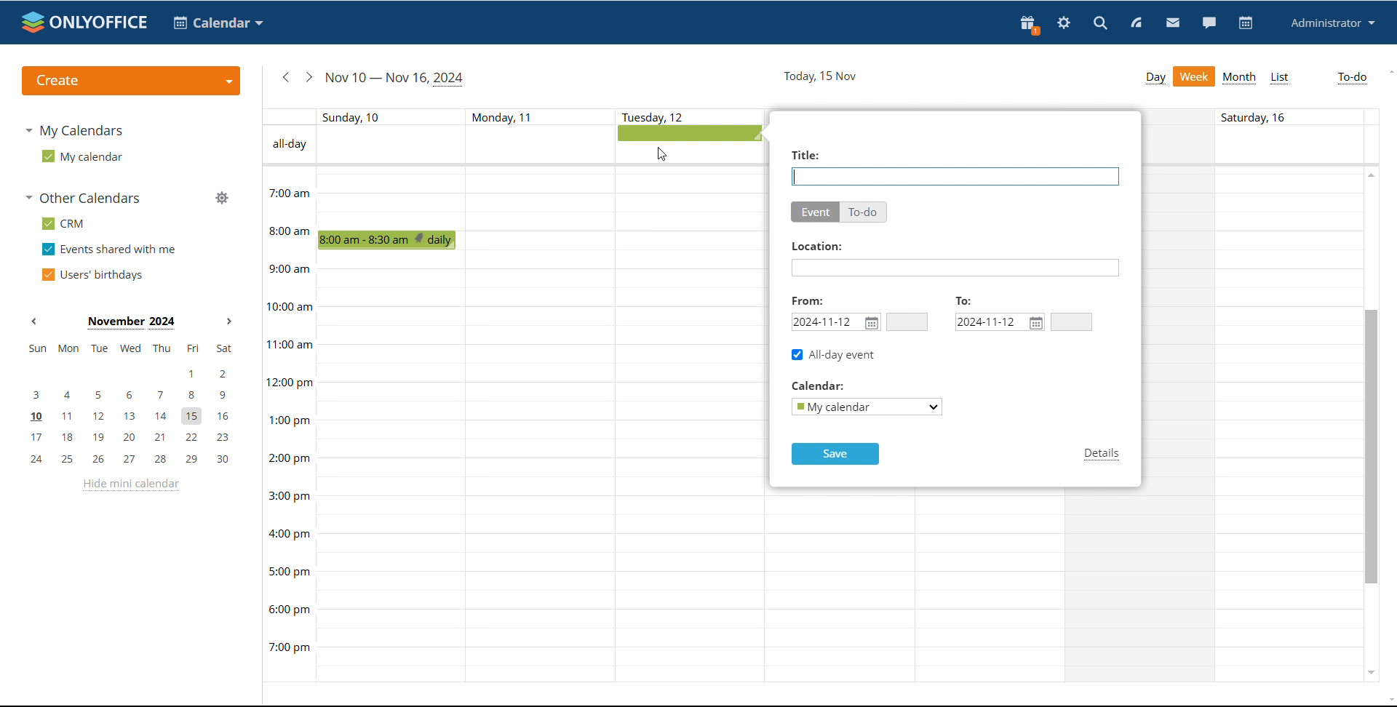 The image size is (1397, 707). I want to click on to-do, so click(864, 212).